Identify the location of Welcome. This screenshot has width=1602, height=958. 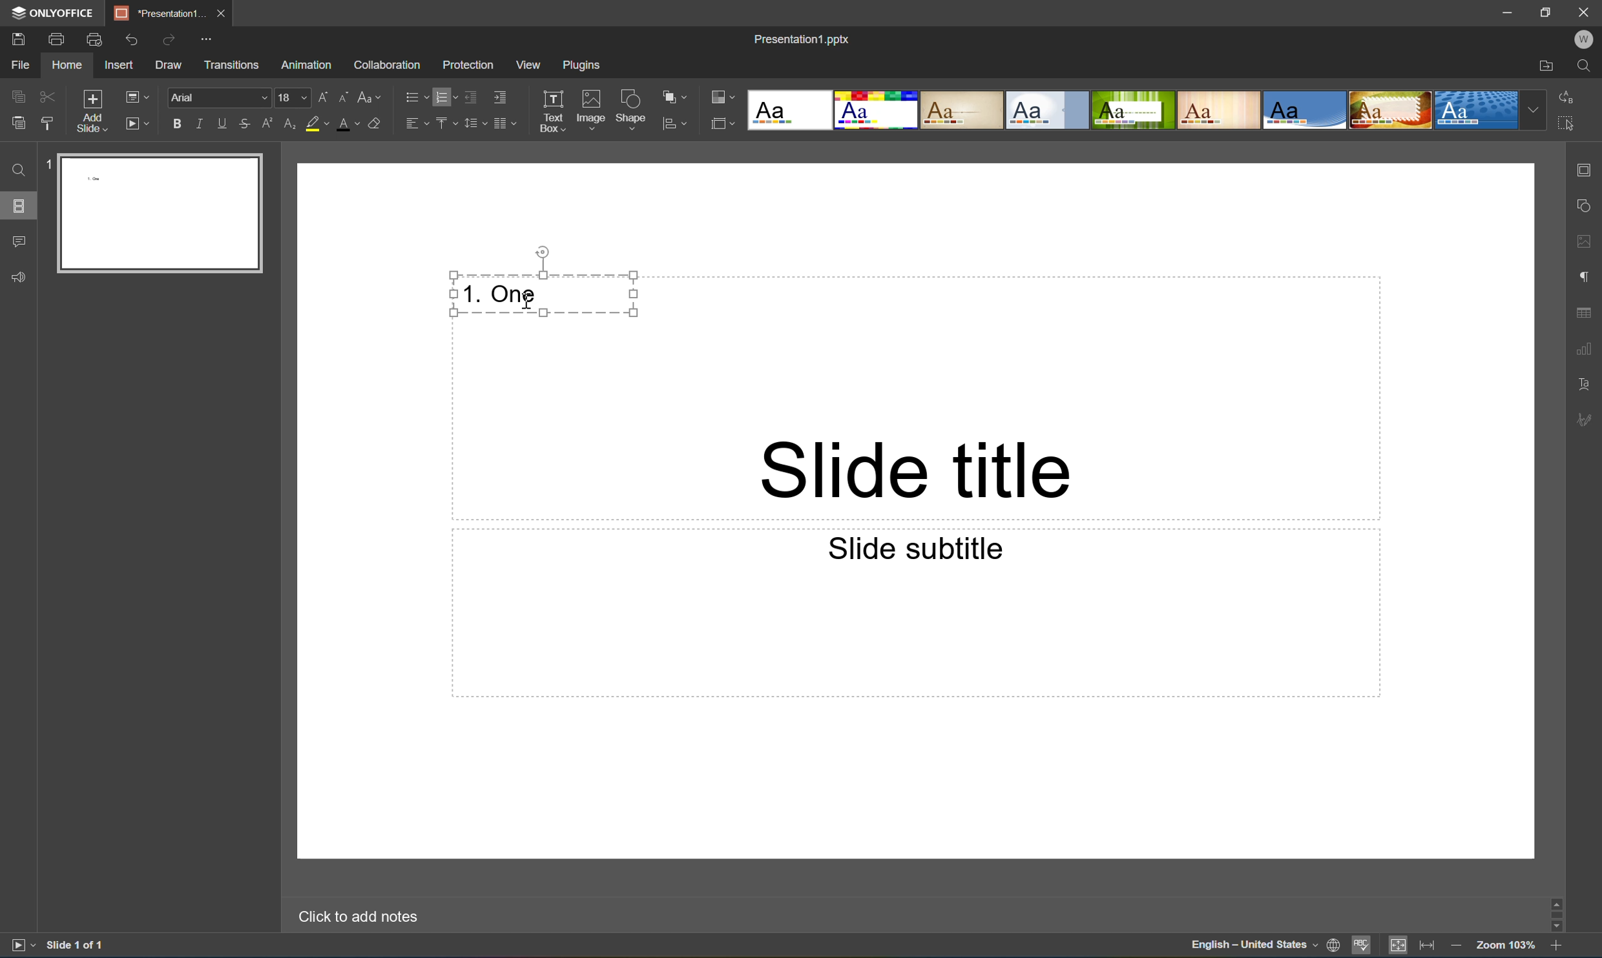
(1585, 39).